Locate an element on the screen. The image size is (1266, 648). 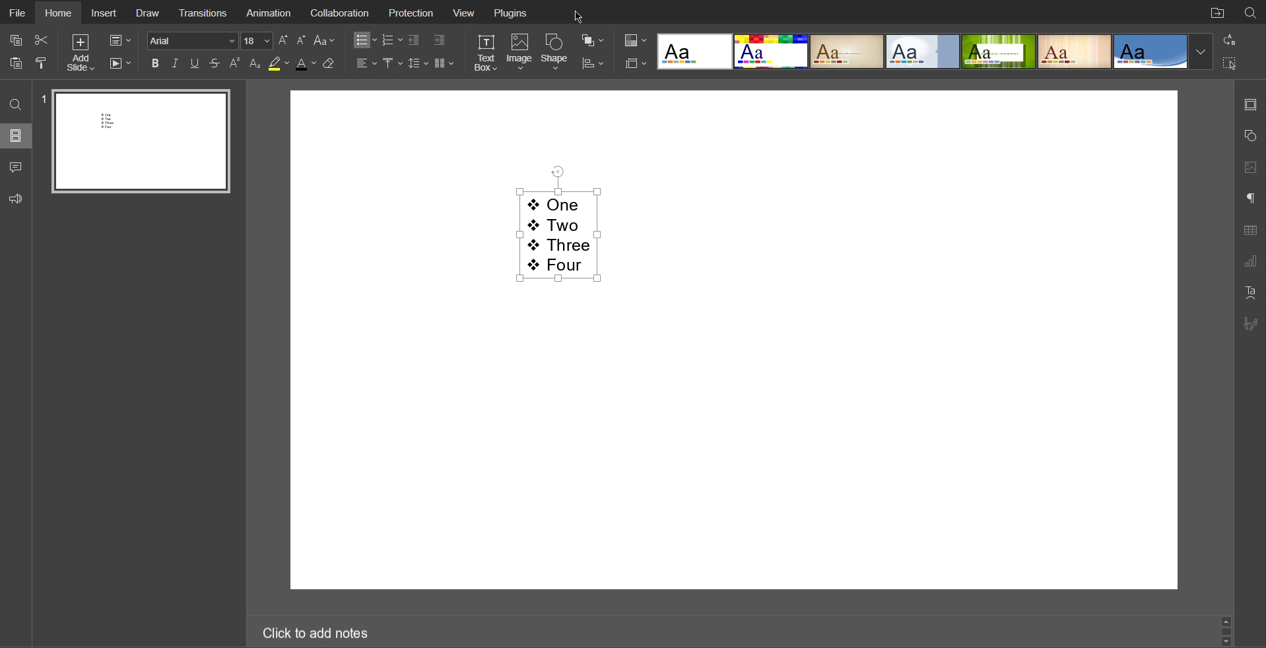
Erase is located at coordinates (329, 63).